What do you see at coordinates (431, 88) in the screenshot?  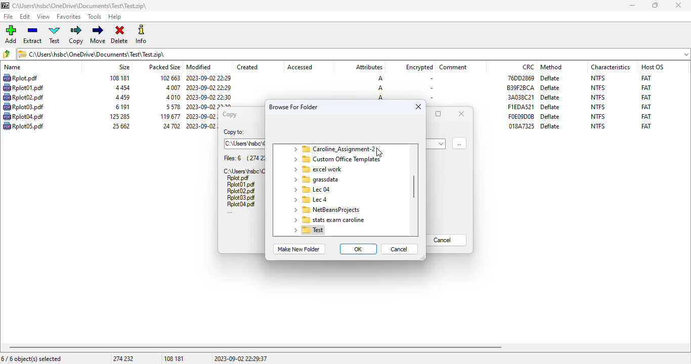 I see `-` at bounding box center [431, 88].